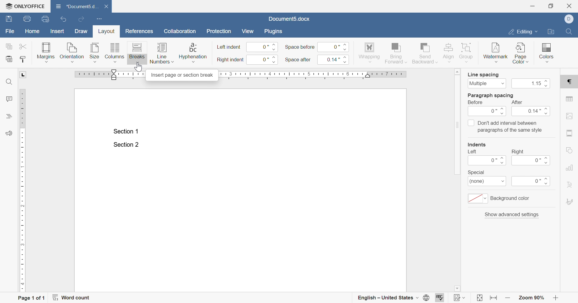  I want to click on section 1, so click(127, 132).